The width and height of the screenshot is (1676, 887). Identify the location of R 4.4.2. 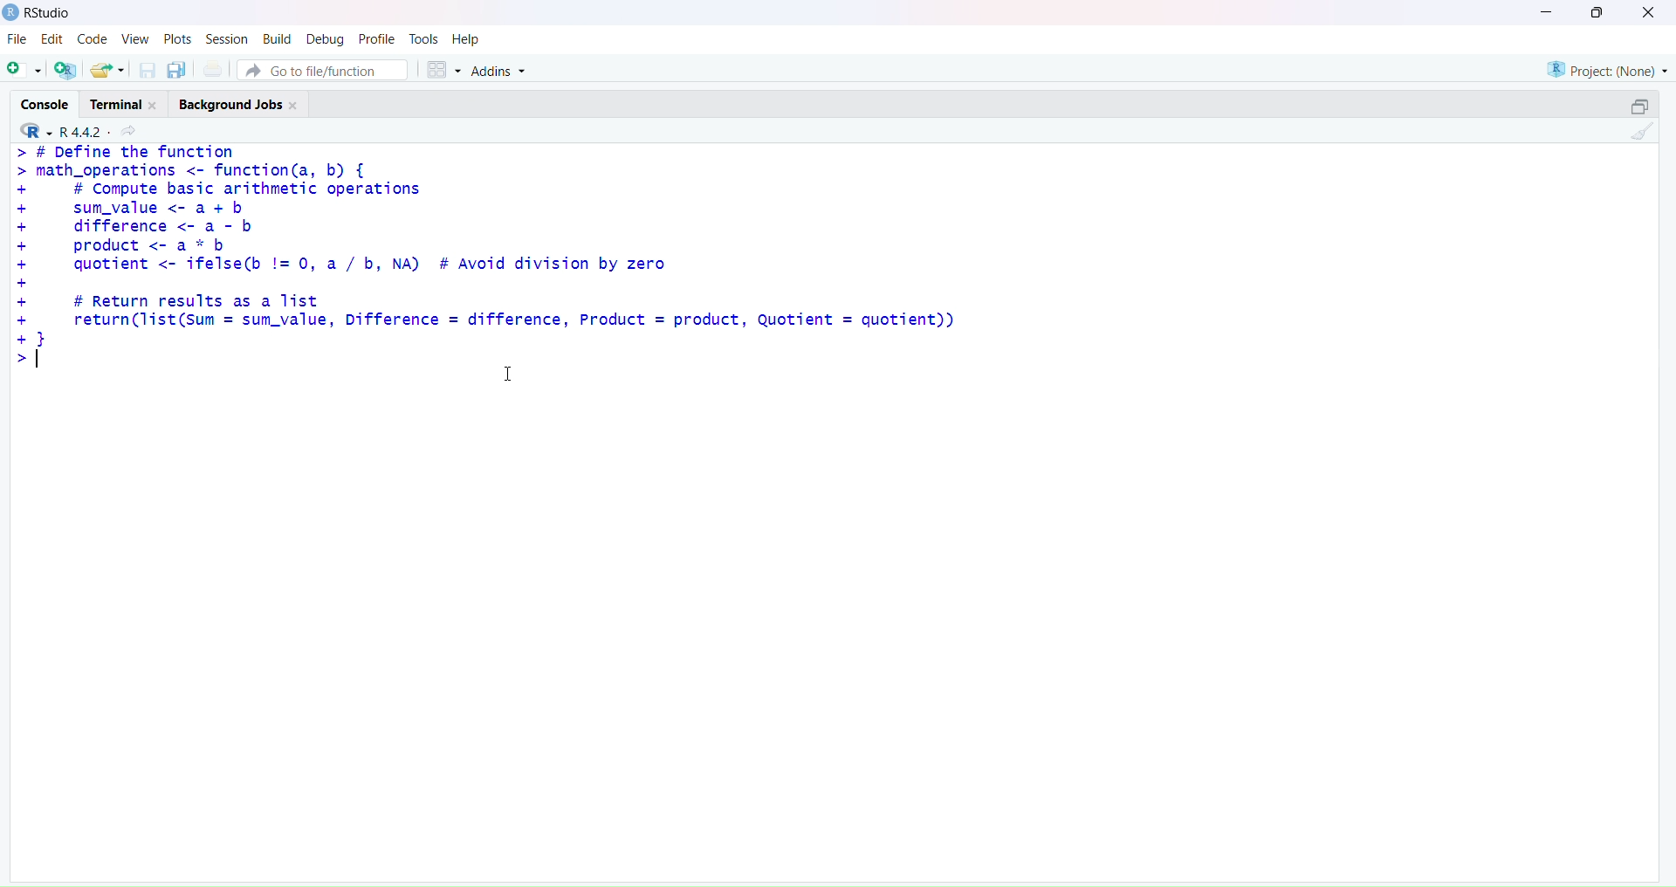
(80, 131).